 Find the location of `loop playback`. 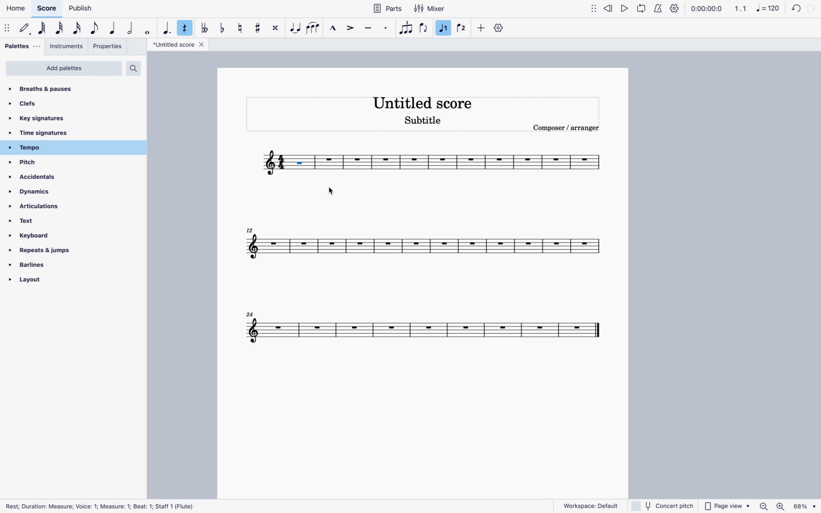

loop playback is located at coordinates (641, 8).